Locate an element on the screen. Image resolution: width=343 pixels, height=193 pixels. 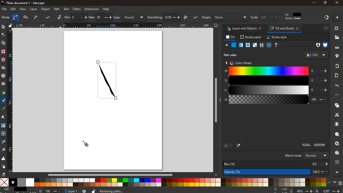
Scale is located at coordinates (114, 25).